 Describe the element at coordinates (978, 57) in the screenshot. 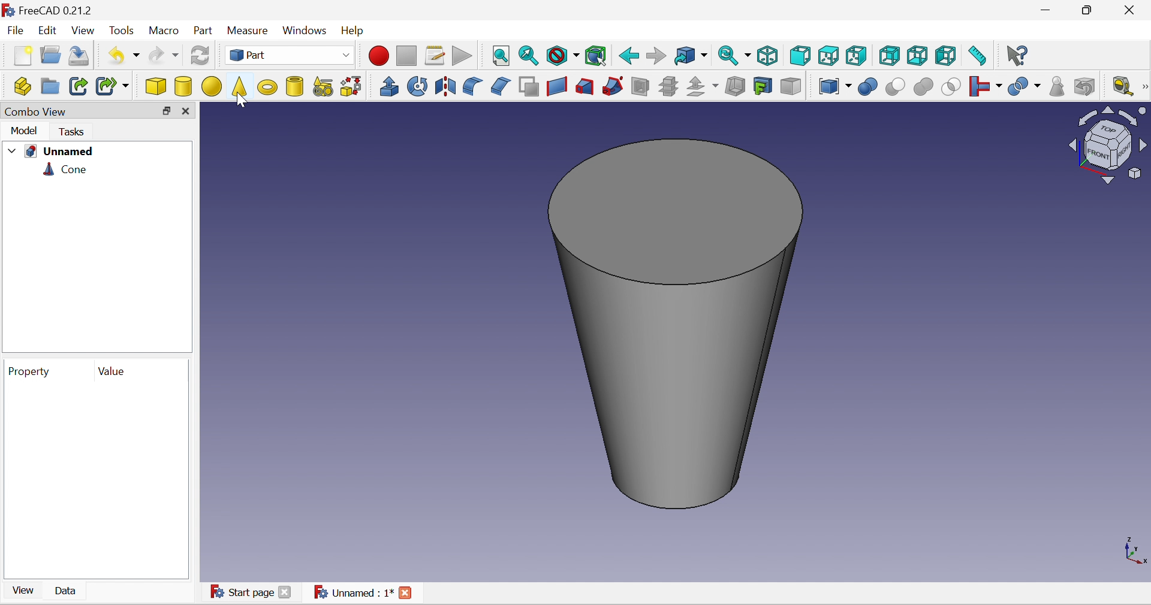

I see `Measure distance` at that location.